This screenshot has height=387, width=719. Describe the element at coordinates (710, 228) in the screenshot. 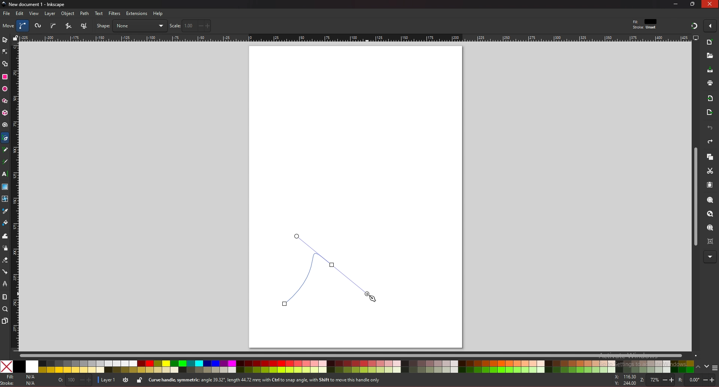

I see `zoom page` at that location.